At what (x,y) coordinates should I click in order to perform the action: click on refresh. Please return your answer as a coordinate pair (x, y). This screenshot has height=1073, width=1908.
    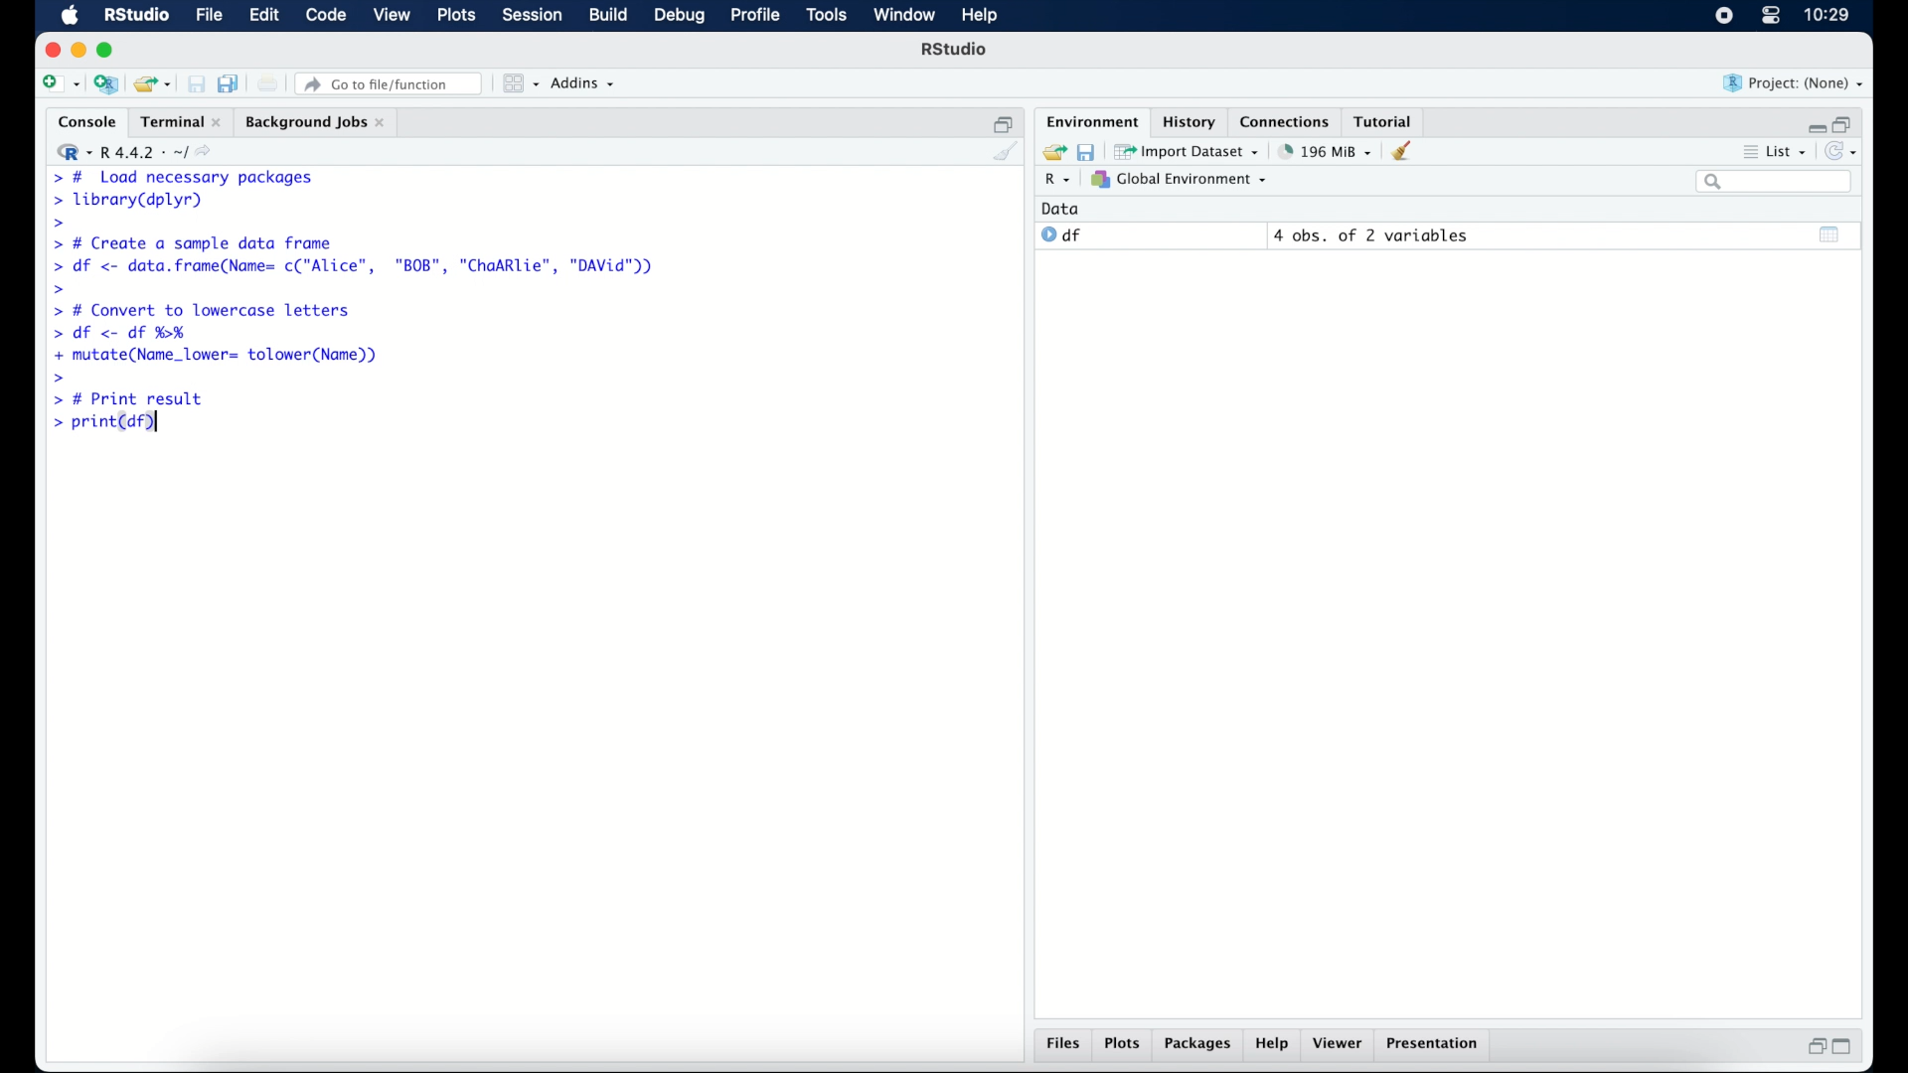
    Looking at the image, I should click on (1844, 153).